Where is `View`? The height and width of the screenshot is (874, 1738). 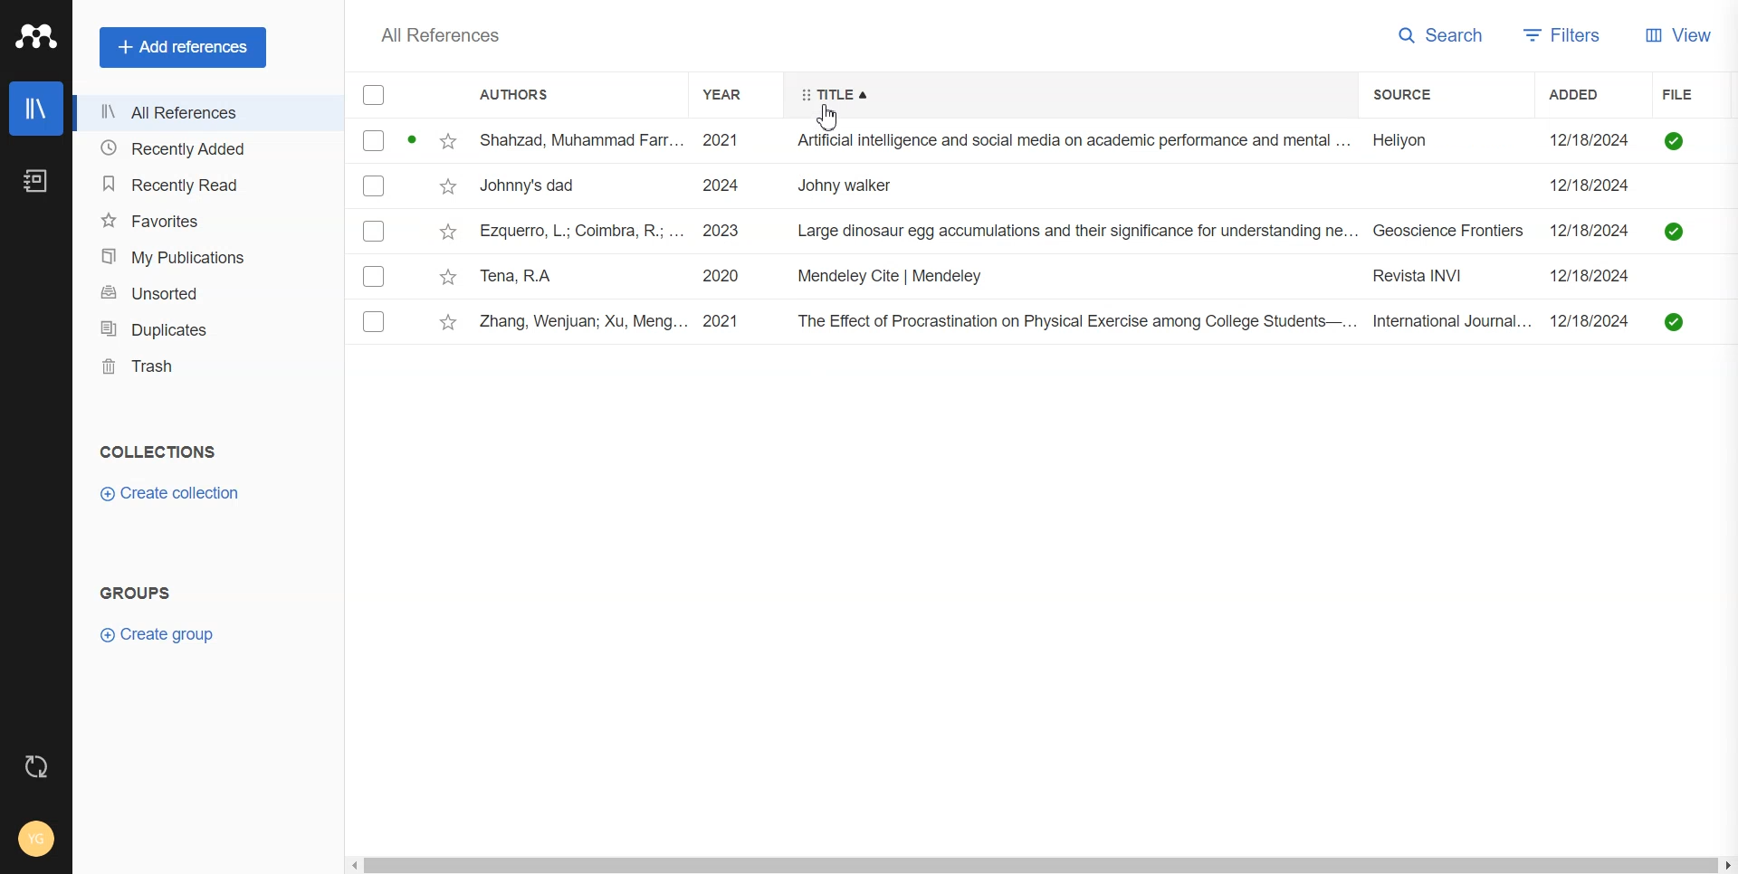
View is located at coordinates (1683, 34).